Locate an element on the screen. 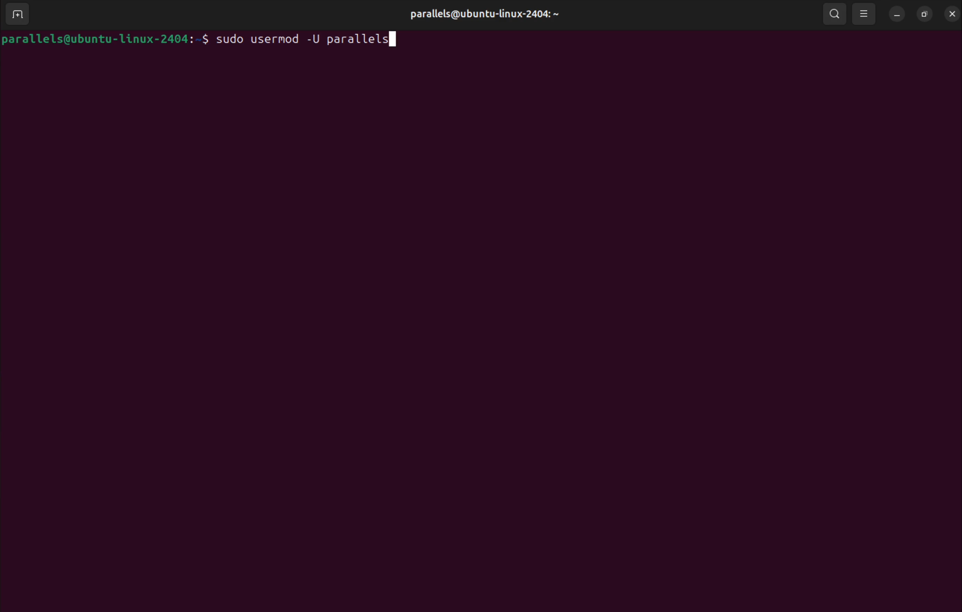 The width and height of the screenshot is (962, 612). user profile is located at coordinates (482, 15).